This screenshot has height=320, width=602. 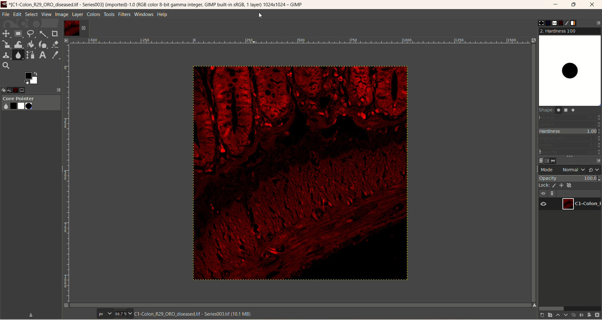 I want to click on text, so click(x=195, y=314).